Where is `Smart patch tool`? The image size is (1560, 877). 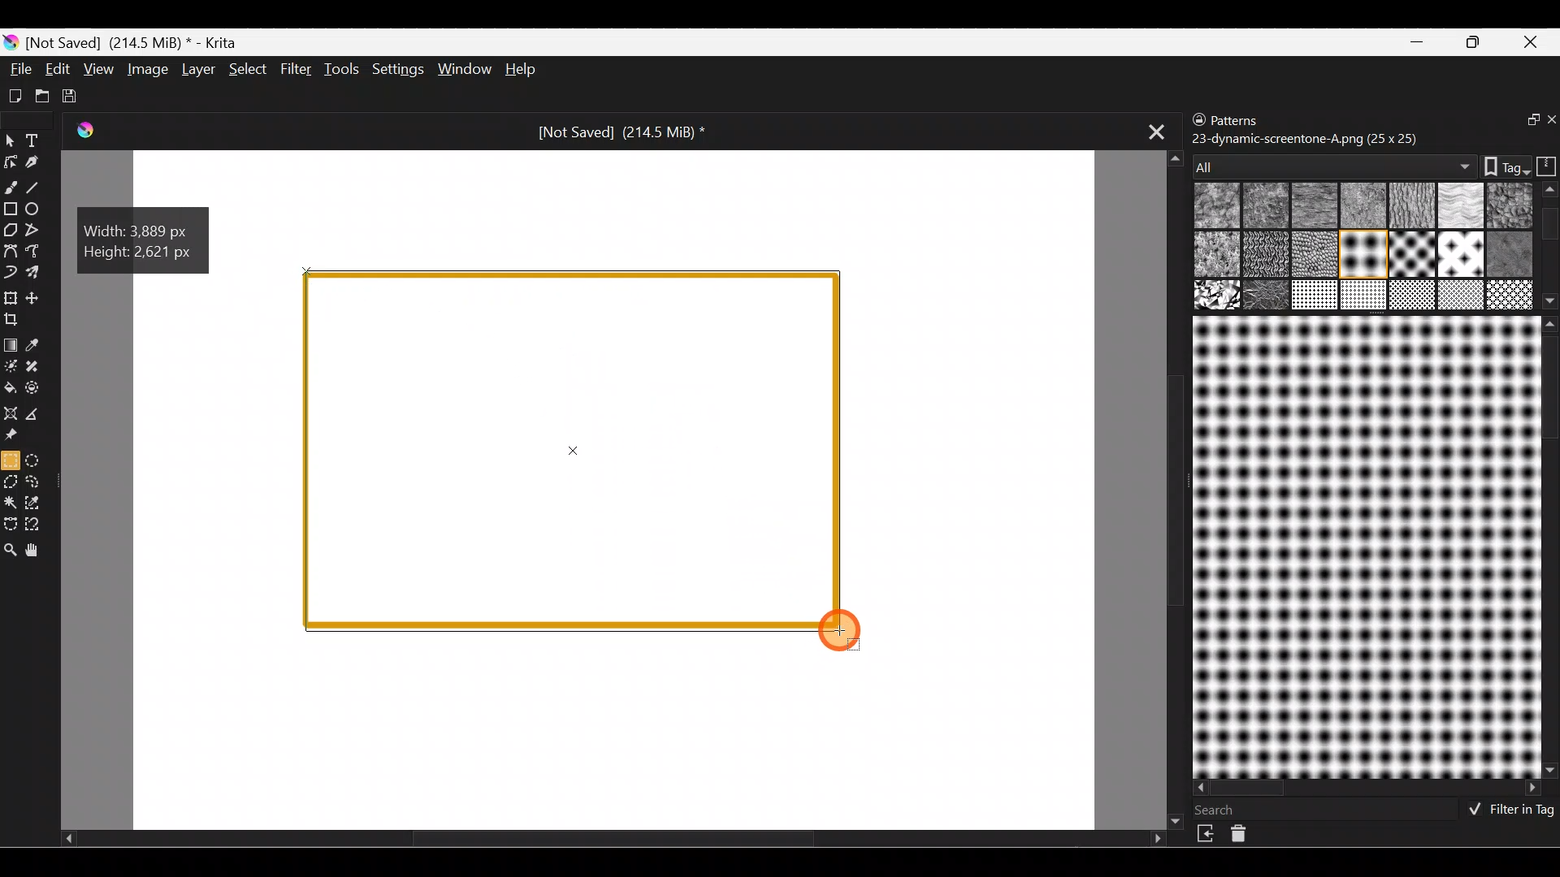 Smart patch tool is located at coordinates (42, 369).